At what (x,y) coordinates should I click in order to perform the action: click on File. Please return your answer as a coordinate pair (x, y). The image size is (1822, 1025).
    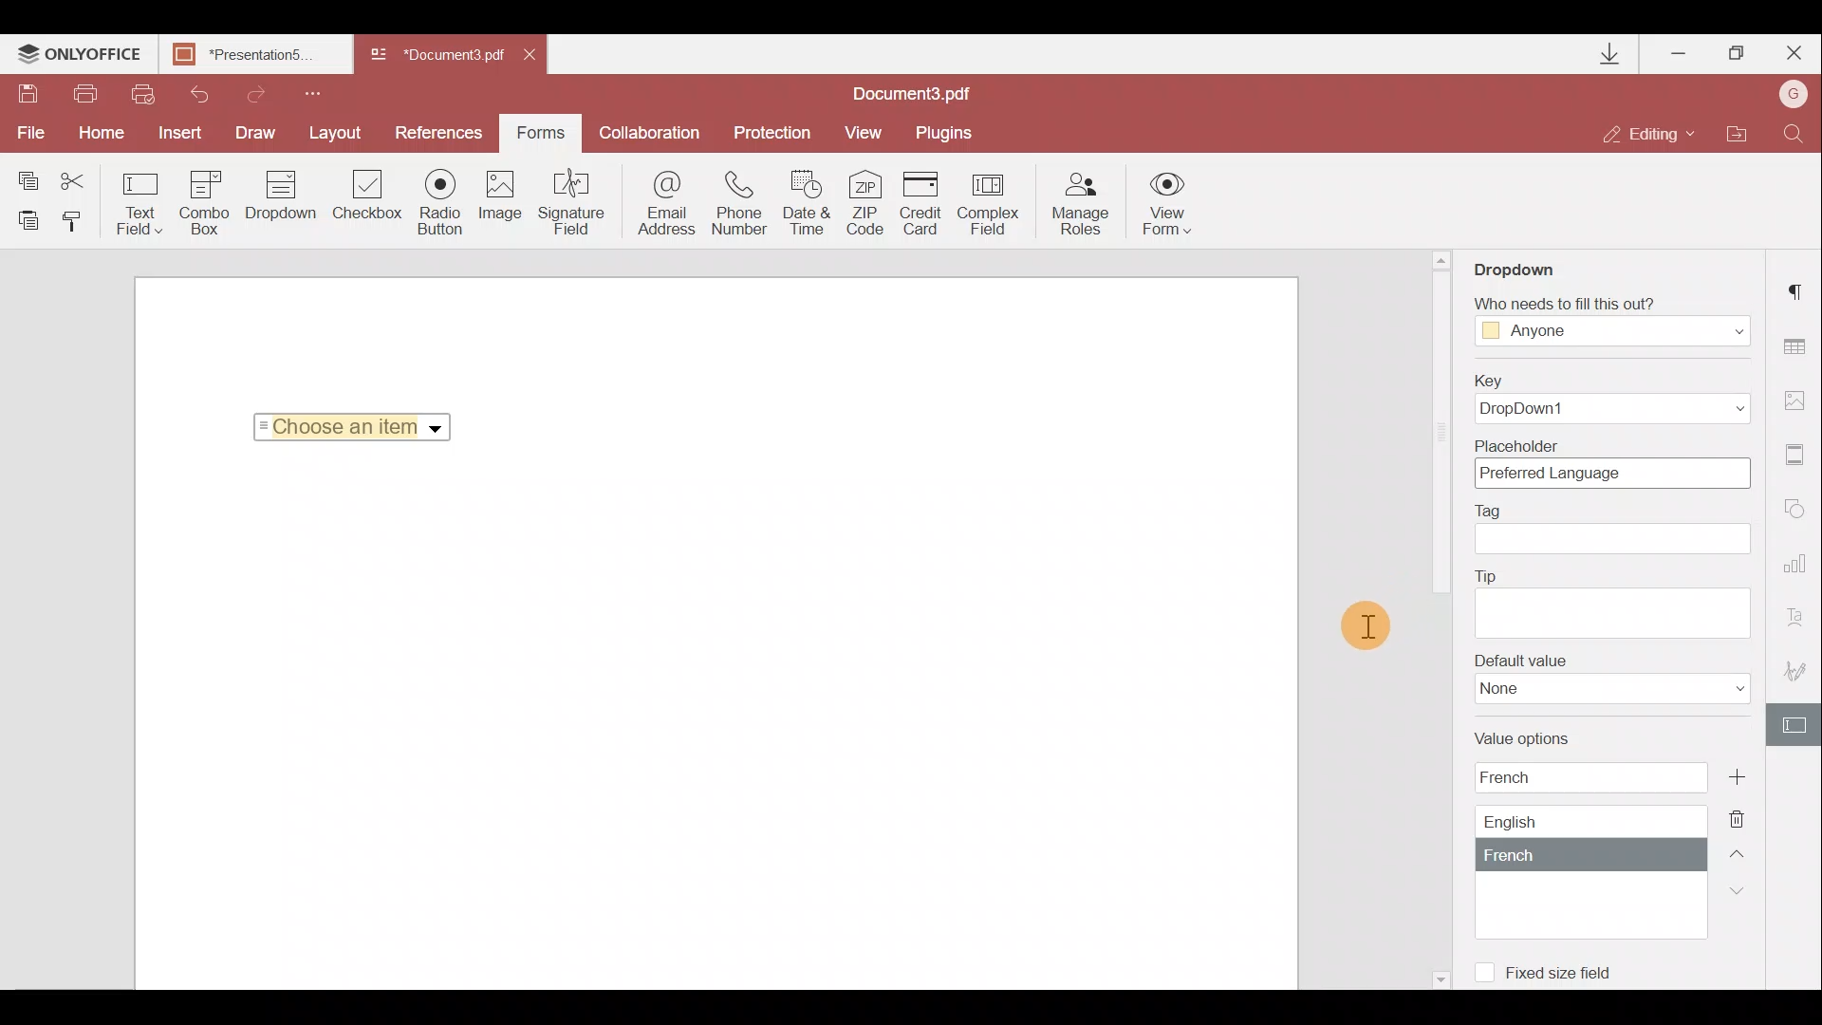
    Looking at the image, I should click on (28, 133).